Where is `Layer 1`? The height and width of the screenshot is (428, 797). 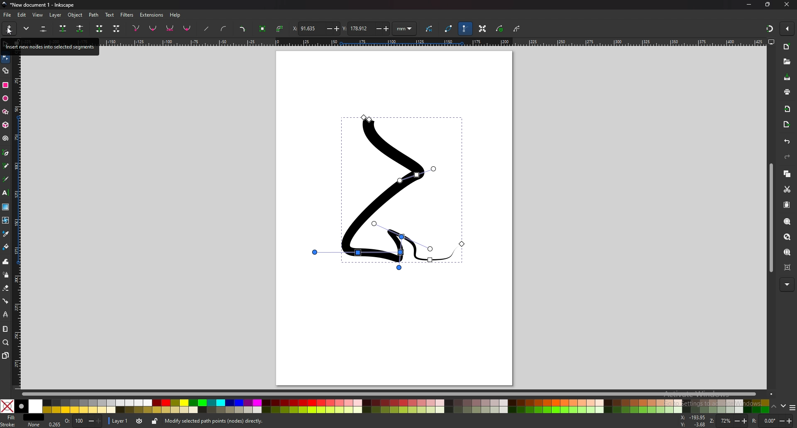
Layer 1 is located at coordinates (126, 422).